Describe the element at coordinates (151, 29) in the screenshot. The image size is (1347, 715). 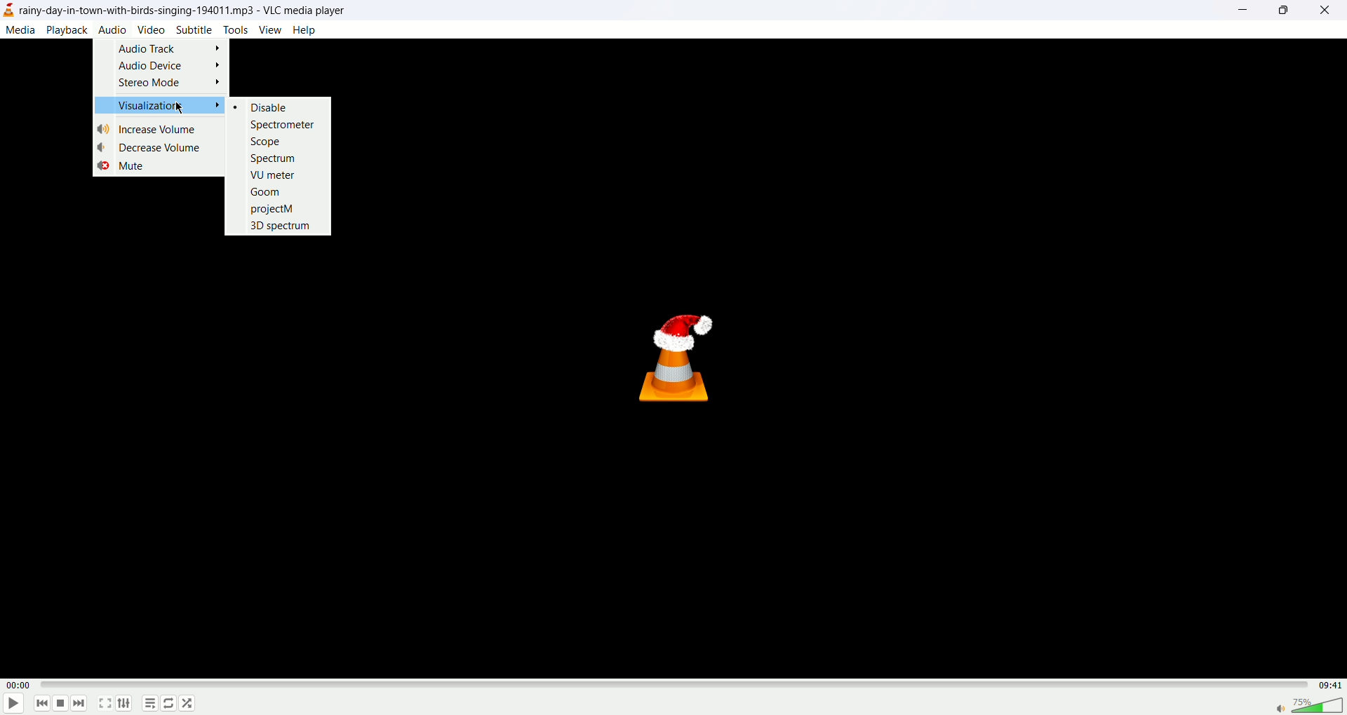
I see `video` at that location.